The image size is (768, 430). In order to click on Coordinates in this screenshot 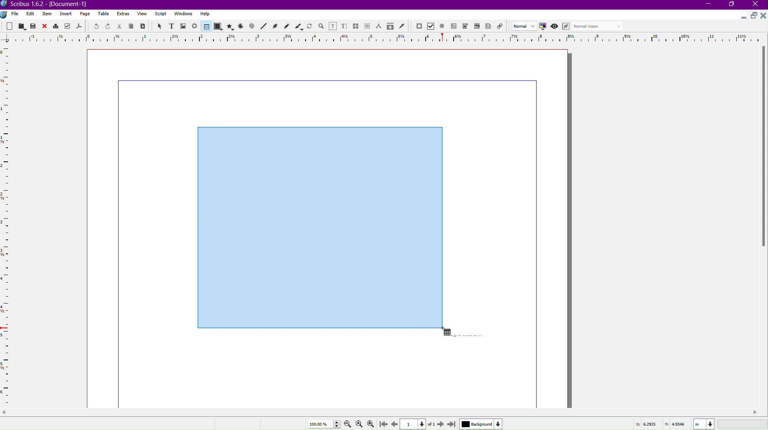, I will do `click(699, 423)`.